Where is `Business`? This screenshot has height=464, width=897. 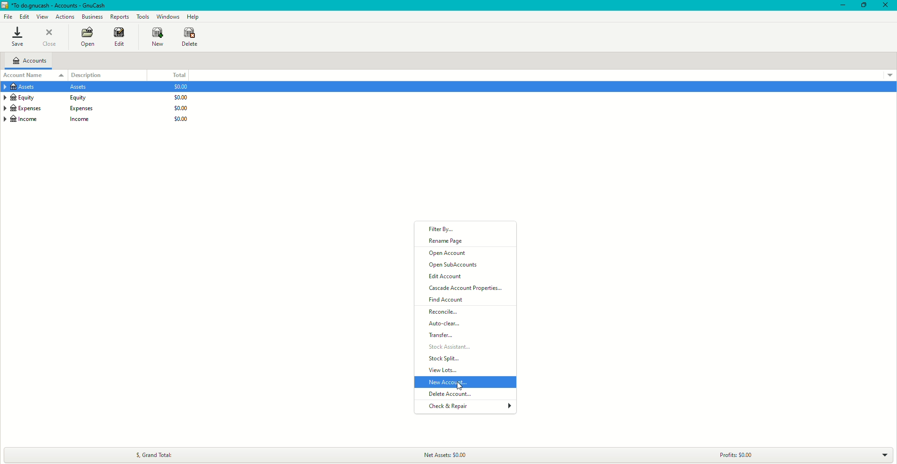 Business is located at coordinates (93, 17).